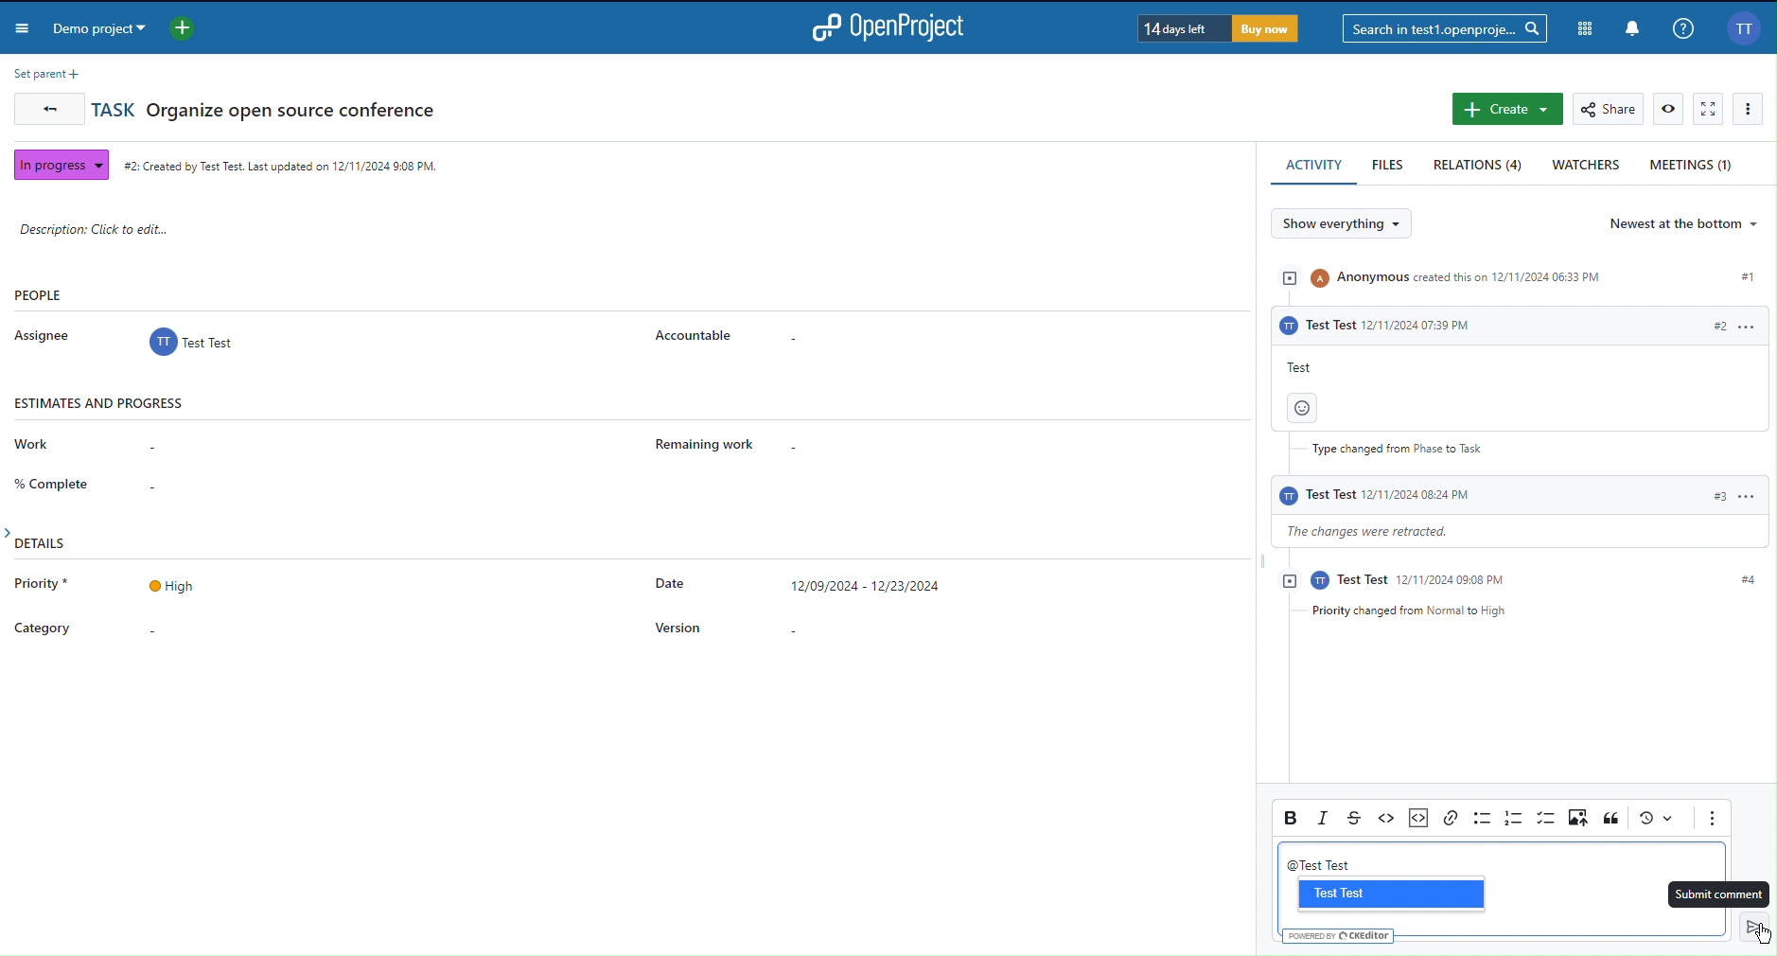 Image resolution: width=1777 pixels, height=956 pixels. Describe the element at coordinates (896, 27) in the screenshot. I see `OpenProject` at that location.